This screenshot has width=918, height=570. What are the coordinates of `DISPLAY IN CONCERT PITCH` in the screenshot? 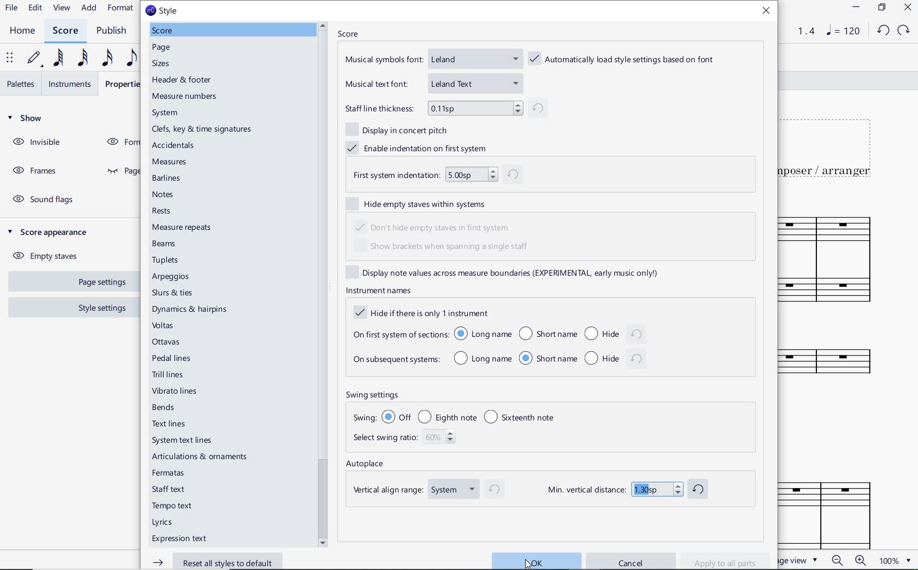 It's located at (401, 129).